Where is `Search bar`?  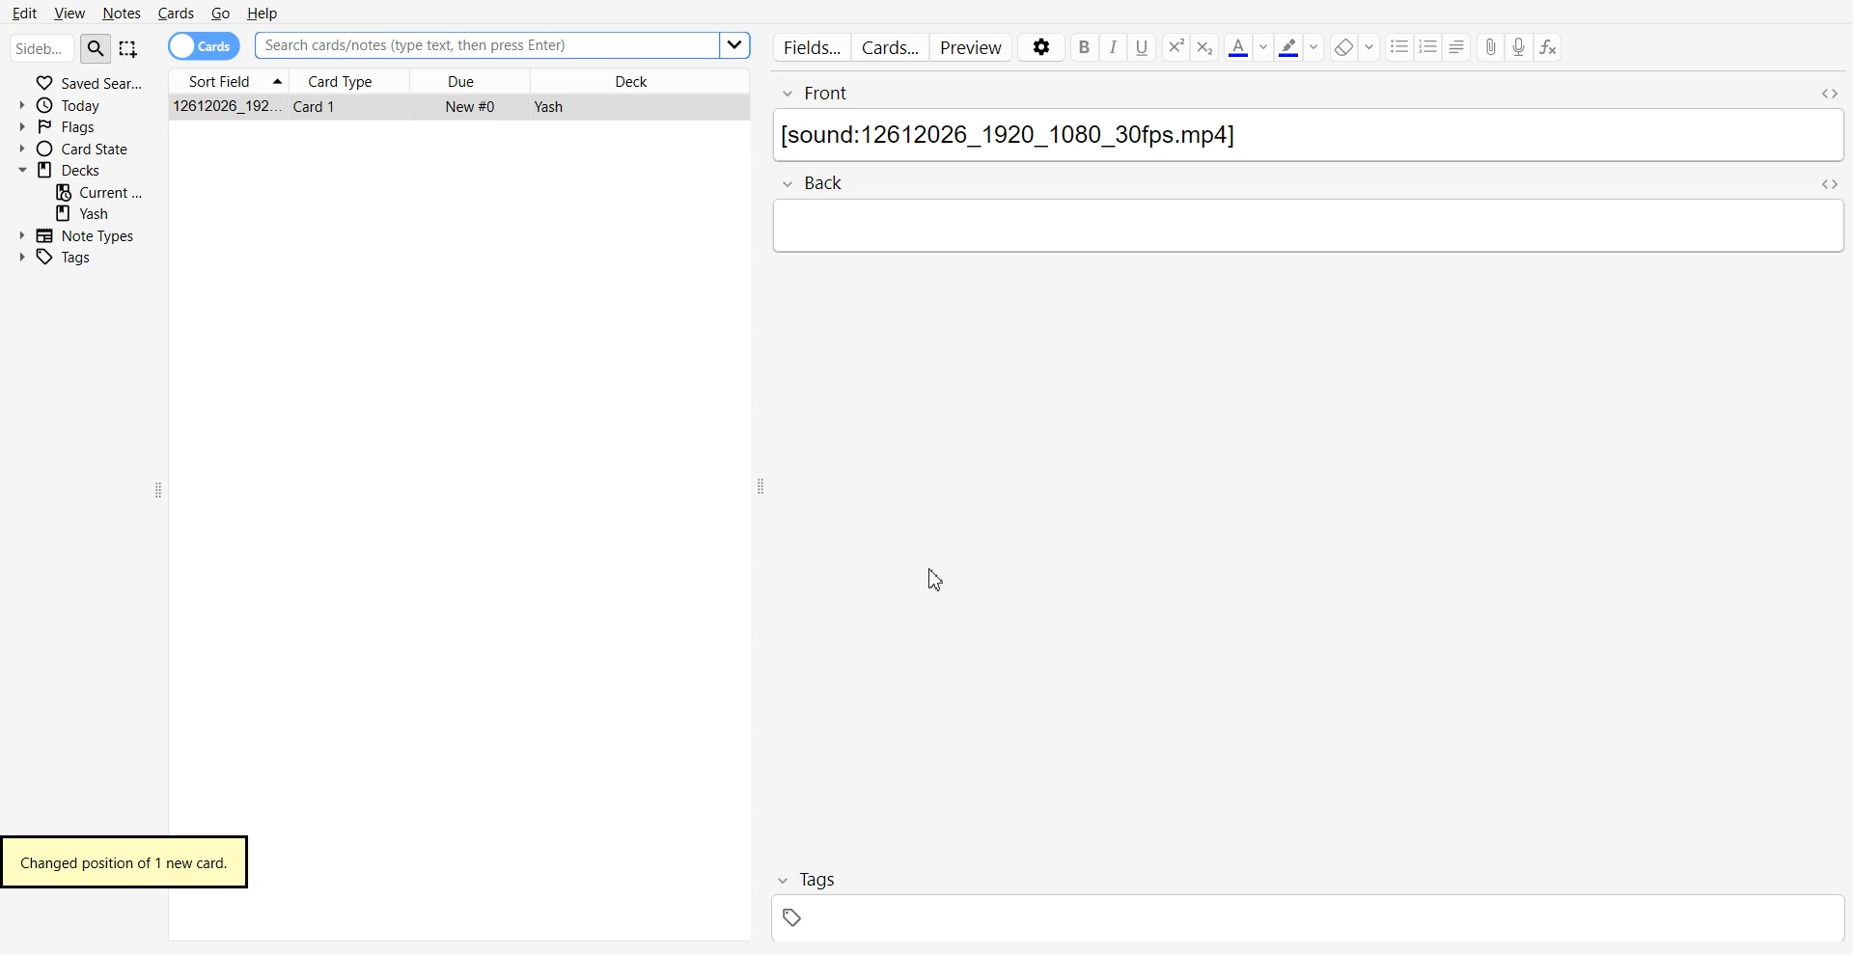 Search bar is located at coordinates (41, 50).